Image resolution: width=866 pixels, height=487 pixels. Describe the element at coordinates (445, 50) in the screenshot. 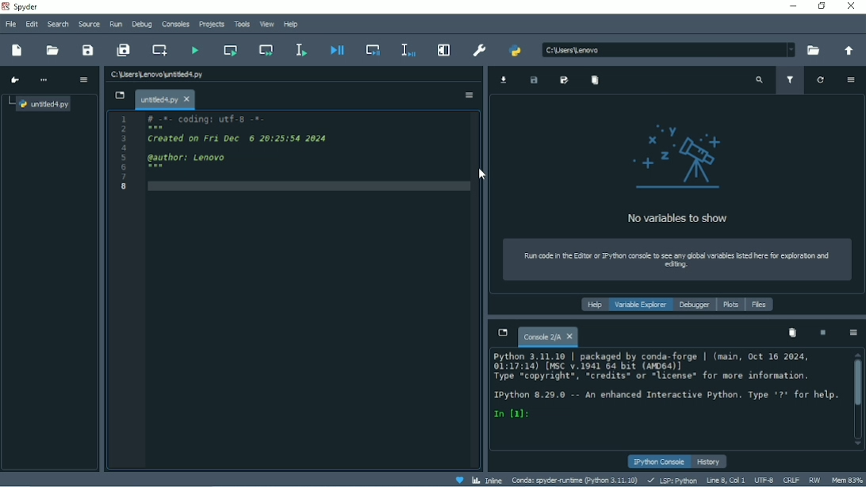

I see `Maximize current pane` at that location.